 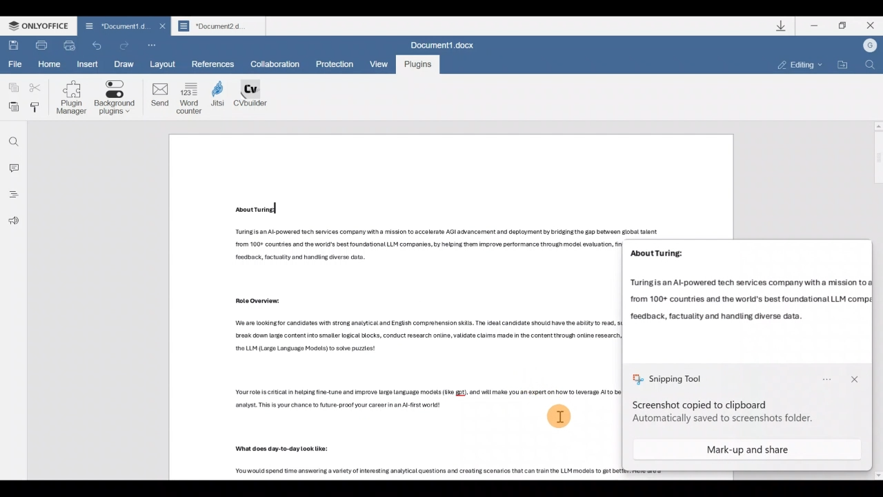 I want to click on Undo, so click(x=125, y=43).